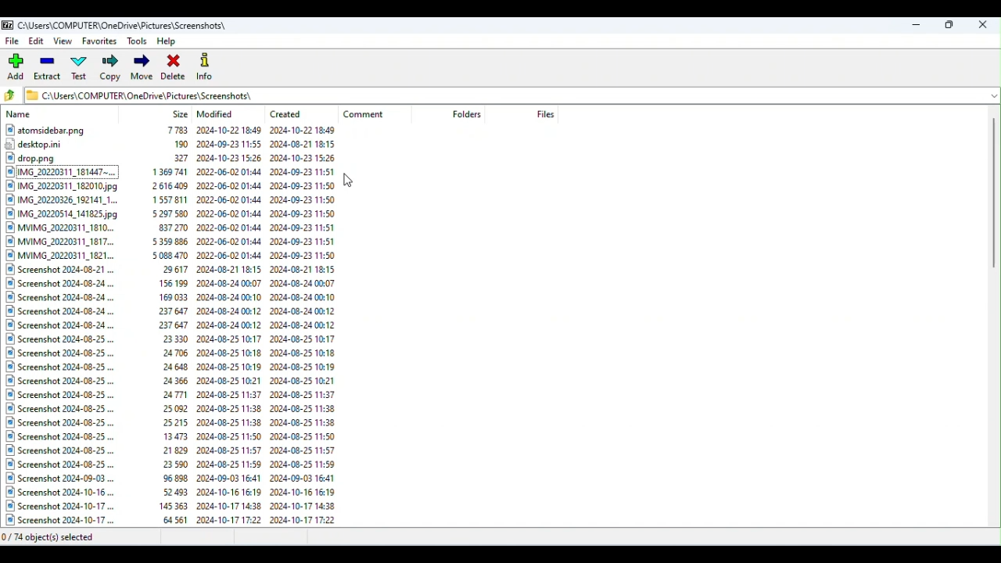 This screenshot has height=563, width=1001. What do you see at coordinates (111, 69) in the screenshot?
I see `Copy` at bounding box center [111, 69].